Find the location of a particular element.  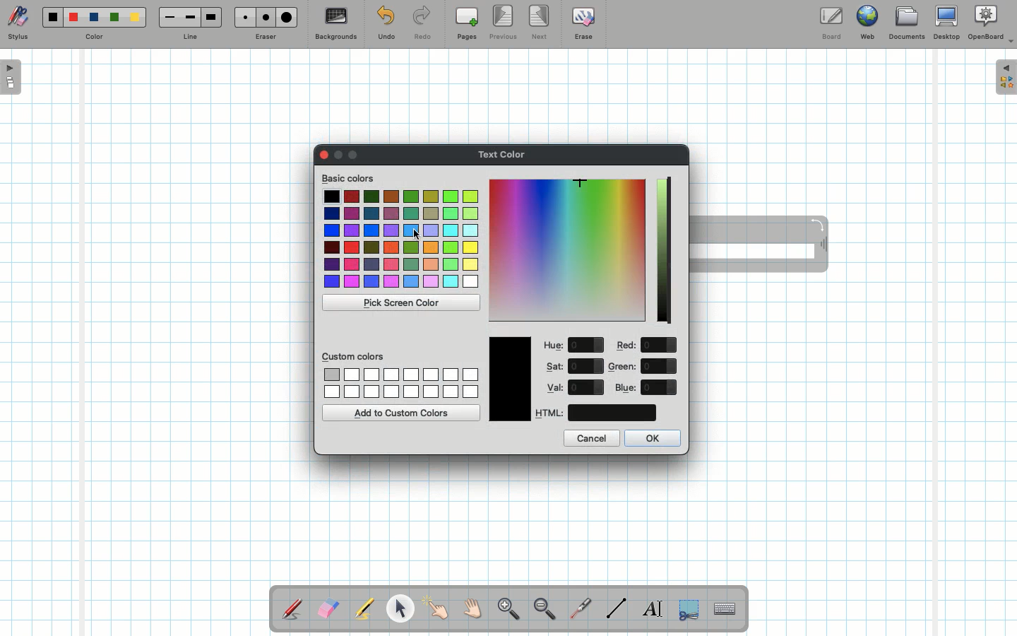

Color picker is located at coordinates (567, 250).